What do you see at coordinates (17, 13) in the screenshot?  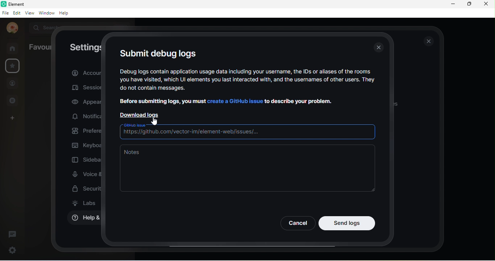 I see `edit` at bounding box center [17, 13].